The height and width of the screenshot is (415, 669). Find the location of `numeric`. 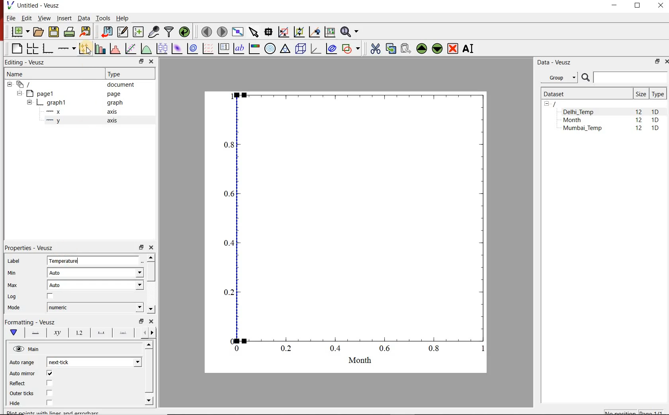

numeric is located at coordinates (95, 307).